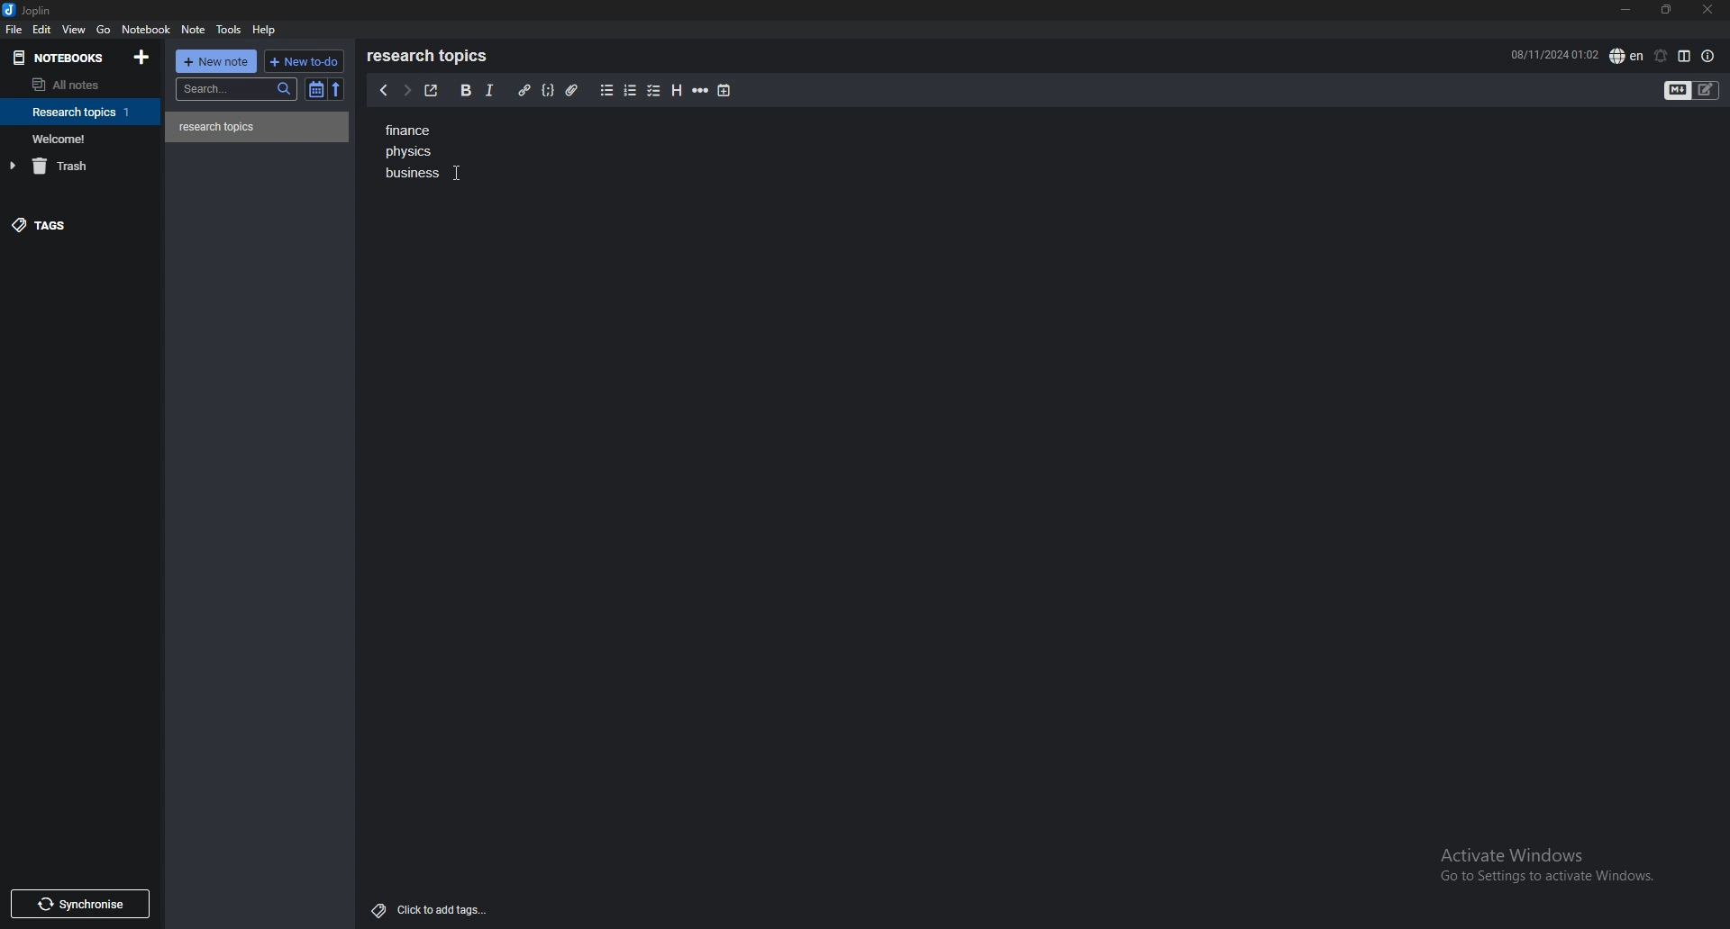 The height and width of the screenshot is (929, 1730). What do you see at coordinates (571, 89) in the screenshot?
I see `attachment` at bounding box center [571, 89].